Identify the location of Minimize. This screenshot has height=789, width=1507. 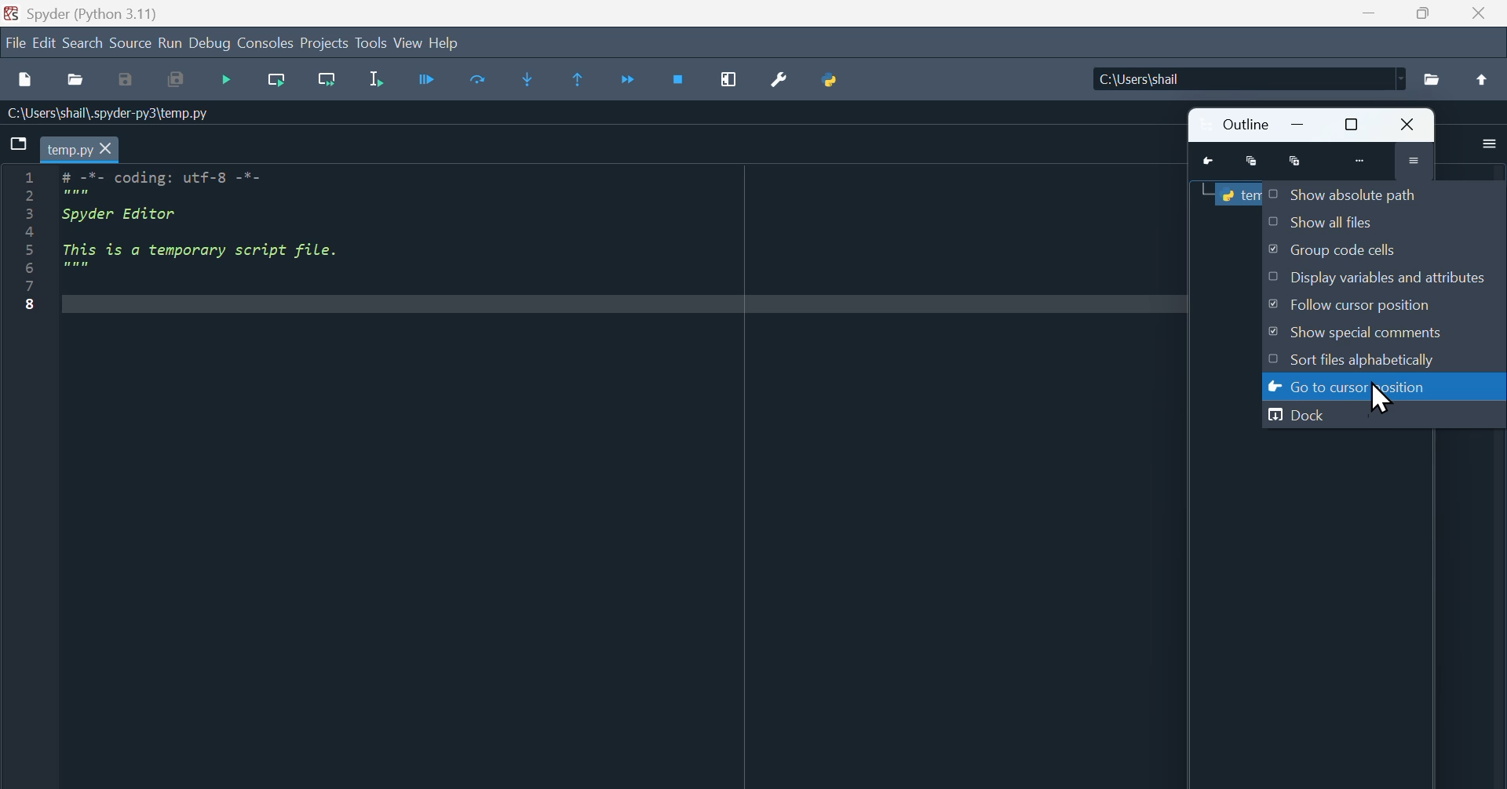
(1252, 162).